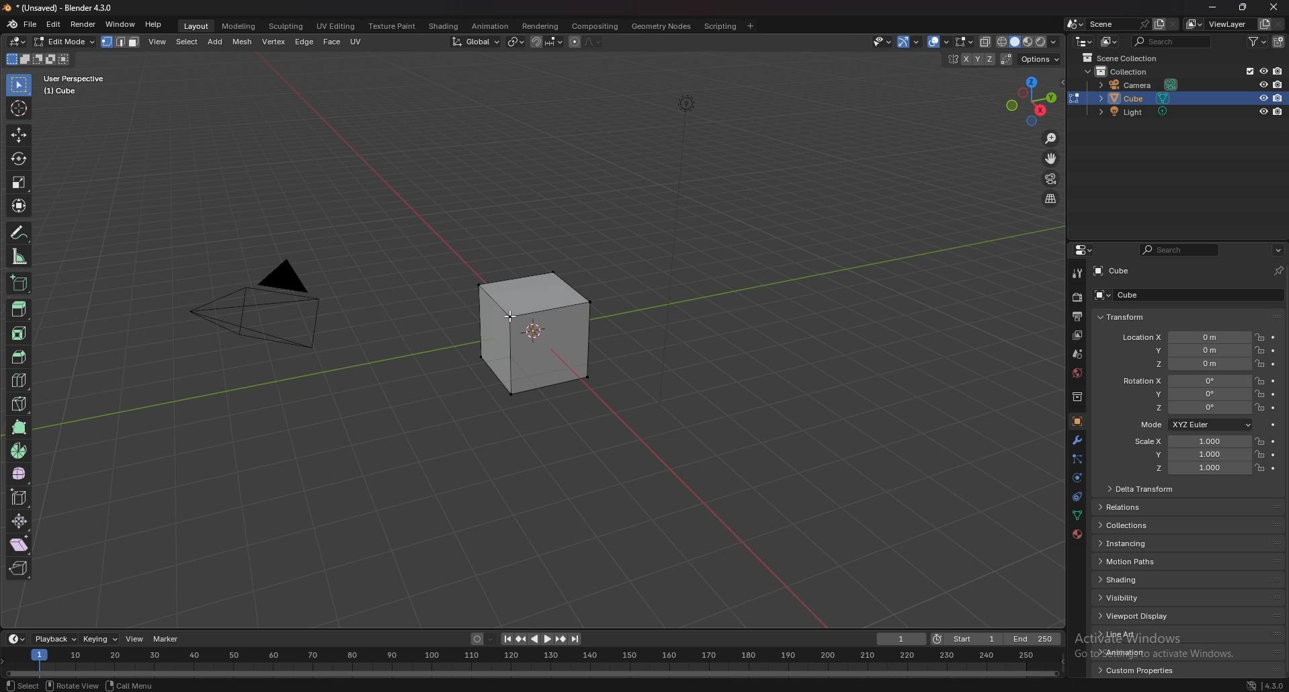 This screenshot has width=1289, height=692. Describe the element at coordinates (1085, 42) in the screenshot. I see `editor type` at that location.